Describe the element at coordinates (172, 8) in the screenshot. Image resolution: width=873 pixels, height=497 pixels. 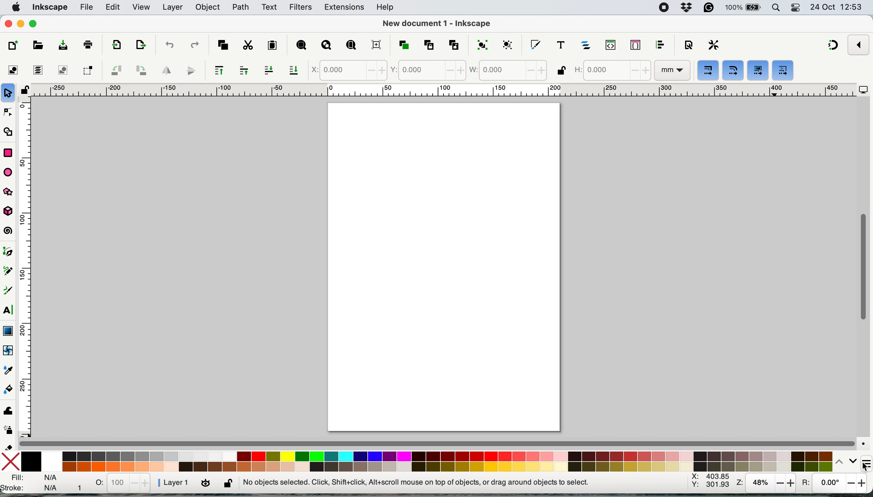
I see `layer` at that location.